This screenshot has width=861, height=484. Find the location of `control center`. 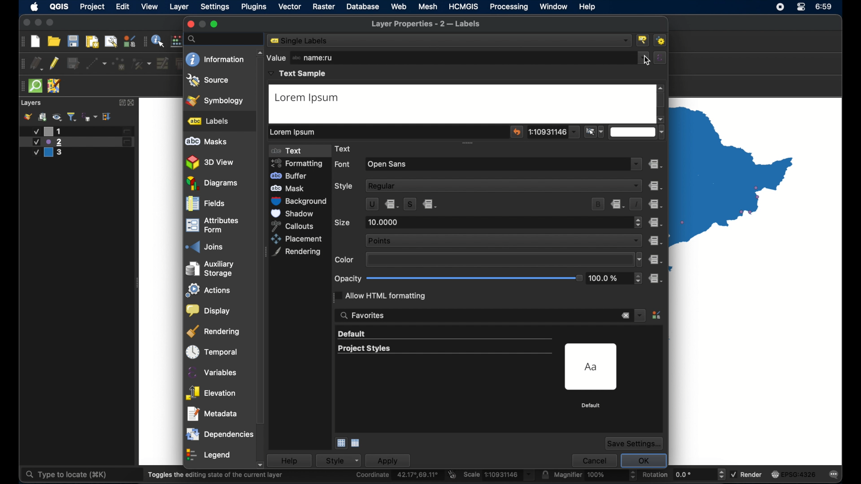

control center is located at coordinates (802, 7).